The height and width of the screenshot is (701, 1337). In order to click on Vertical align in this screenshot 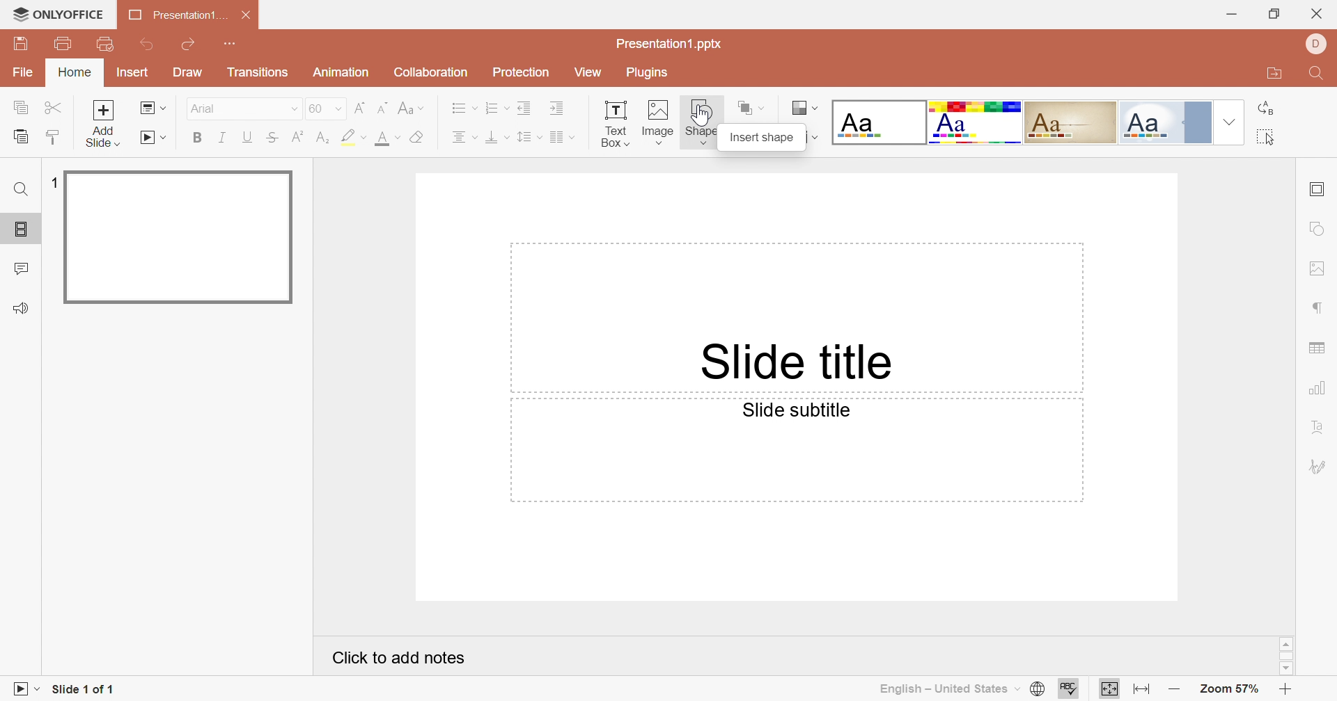, I will do `click(497, 137)`.